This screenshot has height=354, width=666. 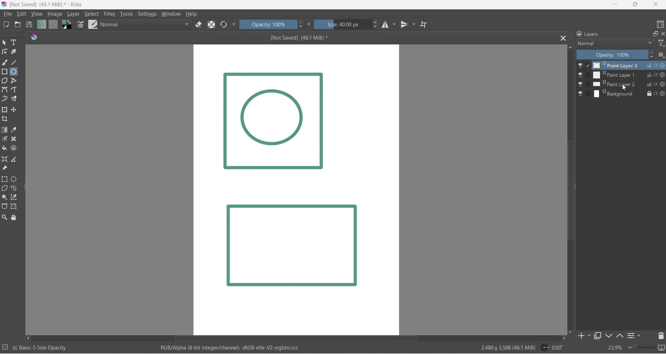 What do you see at coordinates (16, 159) in the screenshot?
I see `measure distance between two points` at bounding box center [16, 159].